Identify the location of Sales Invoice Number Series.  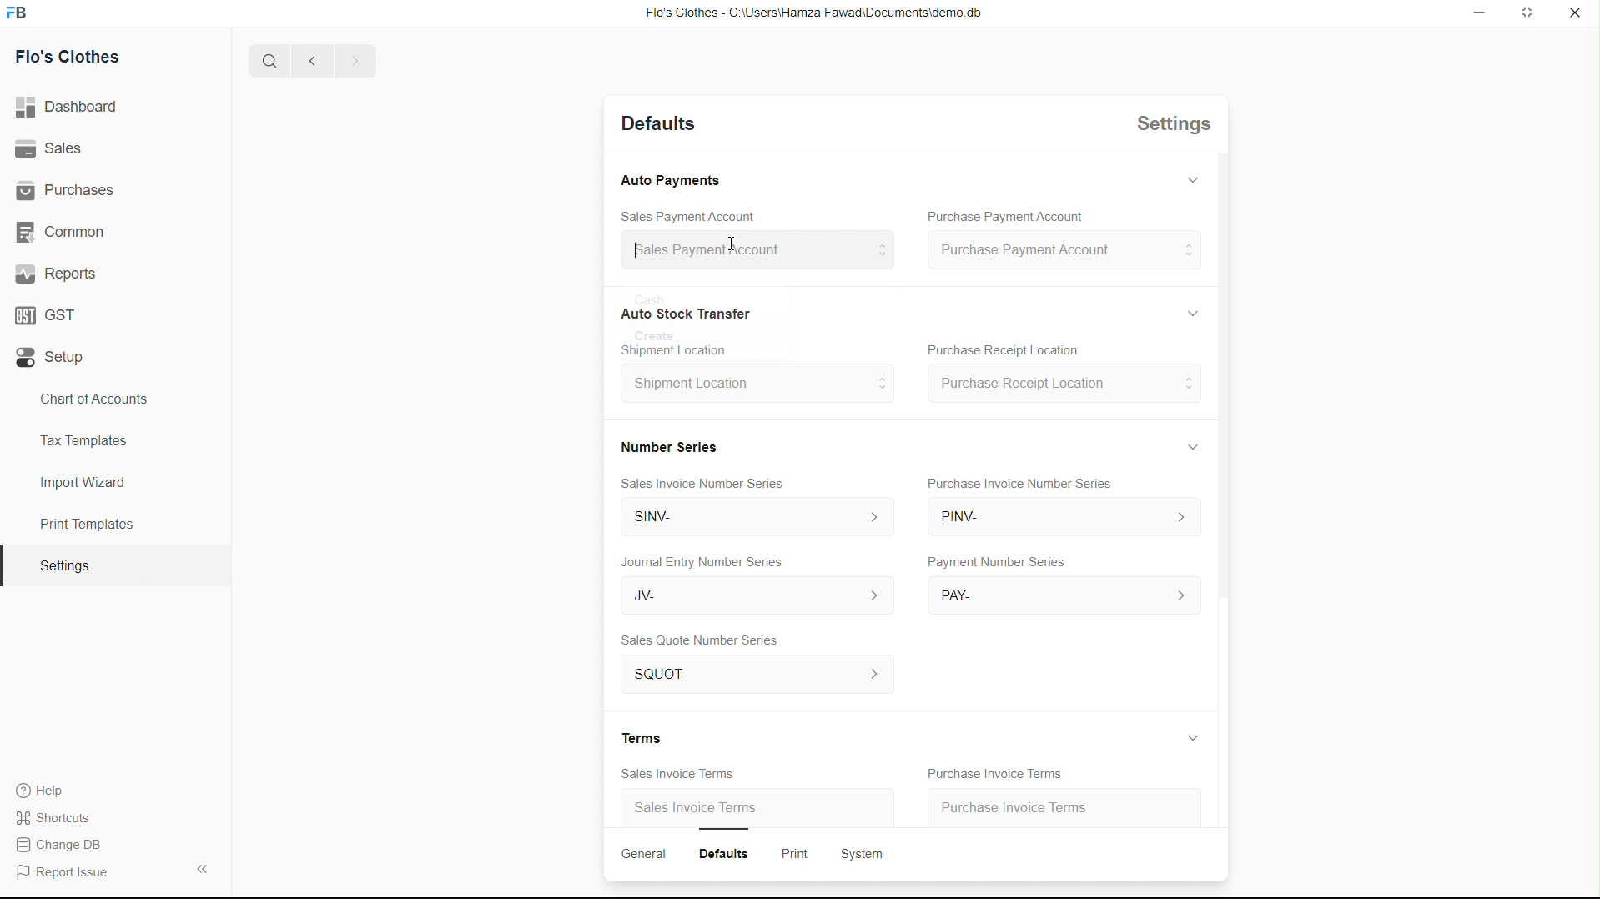
(697, 486).